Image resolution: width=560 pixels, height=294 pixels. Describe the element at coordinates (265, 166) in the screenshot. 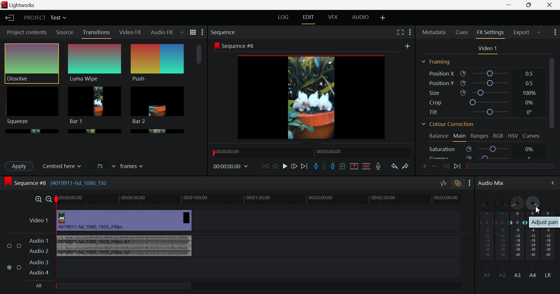

I see `To start` at that location.